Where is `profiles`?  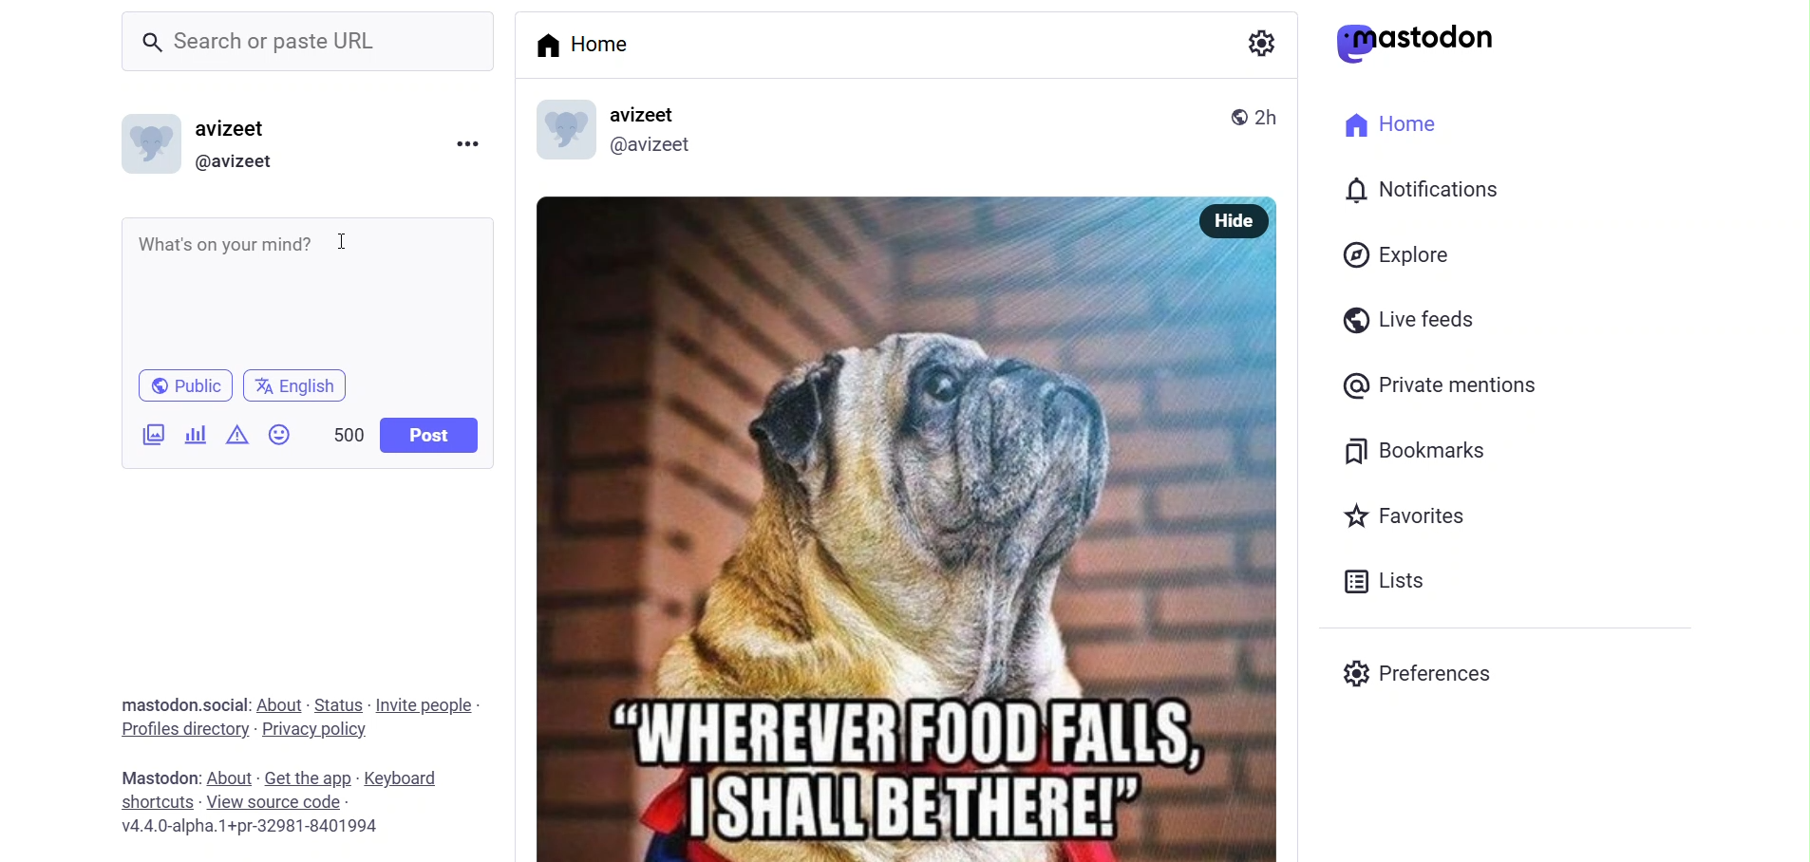
profiles is located at coordinates (181, 729).